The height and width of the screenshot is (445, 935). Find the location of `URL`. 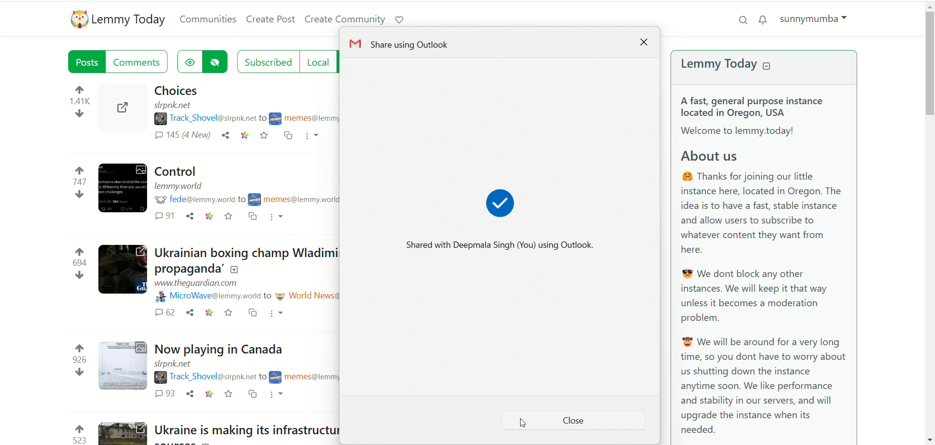

URL is located at coordinates (174, 105).